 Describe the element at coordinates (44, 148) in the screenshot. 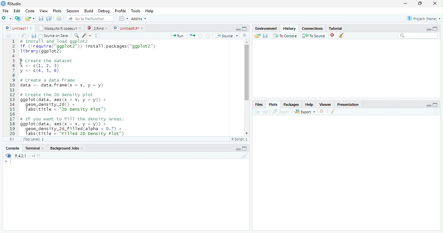

I see `close` at that location.